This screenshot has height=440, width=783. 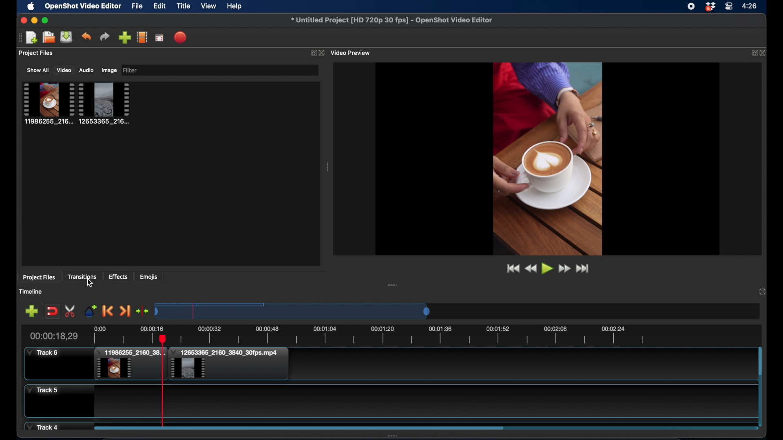 What do you see at coordinates (547, 158) in the screenshot?
I see `video preview` at bounding box center [547, 158].